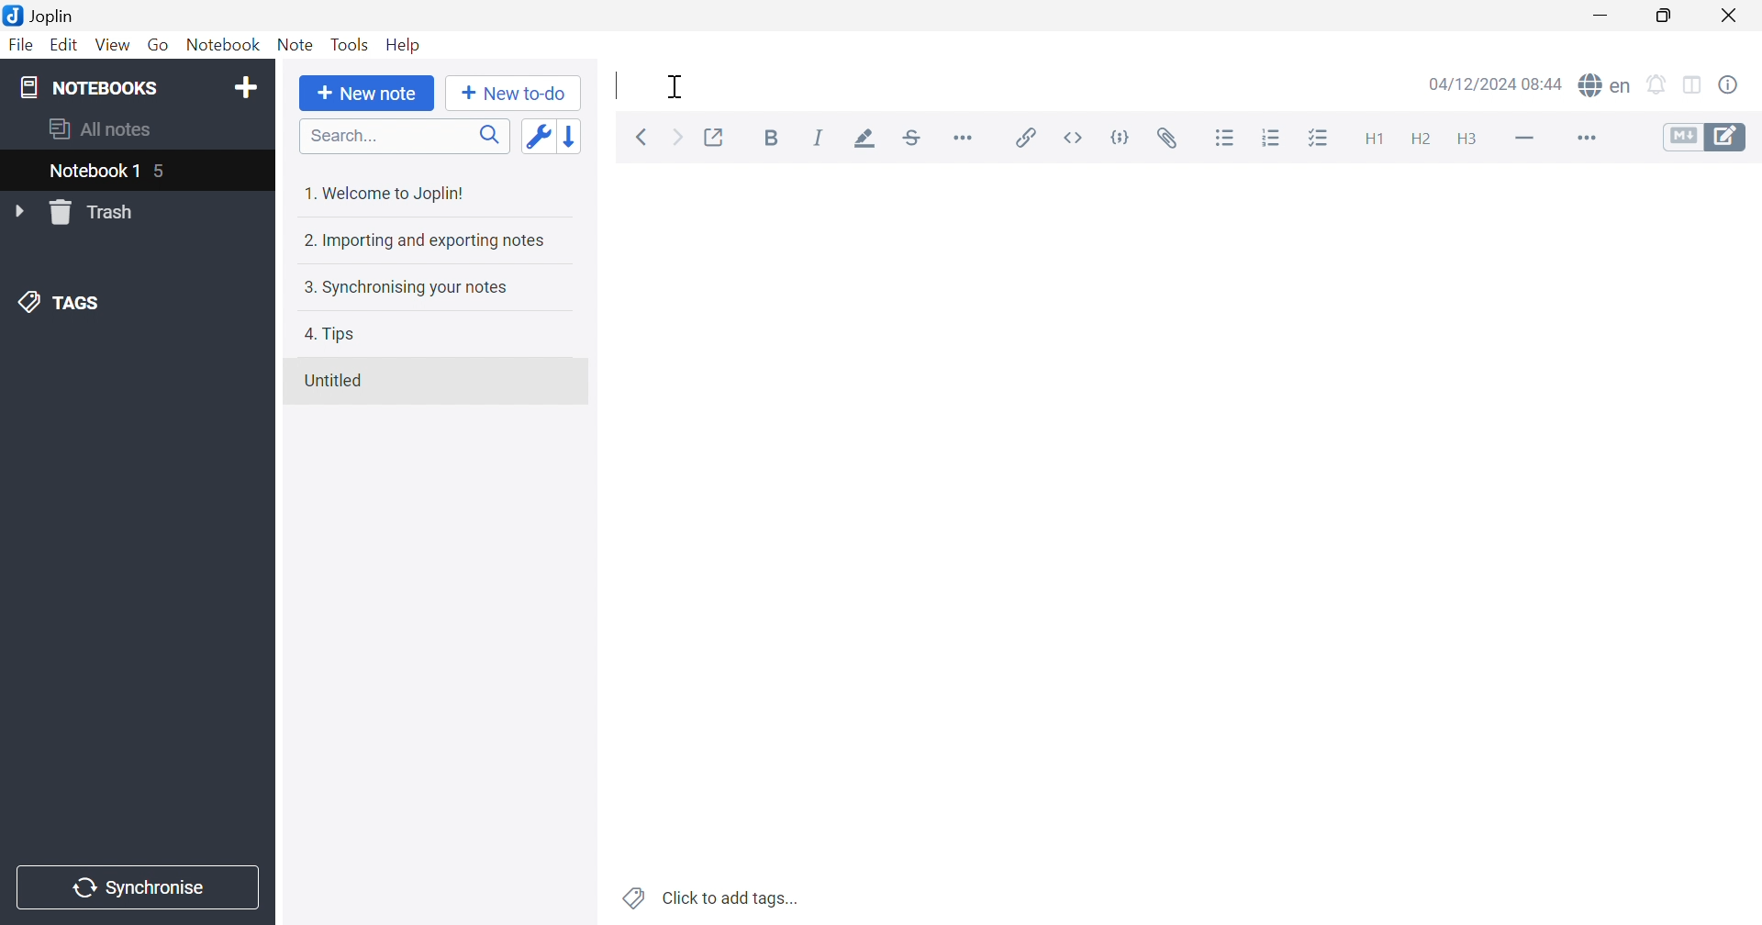 Image resolution: width=1762 pixels, height=925 pixels. What do you see at coordinates (1667, 17) in the screenshot?
I see `Restore Down` at bounding box center [1667, 17].